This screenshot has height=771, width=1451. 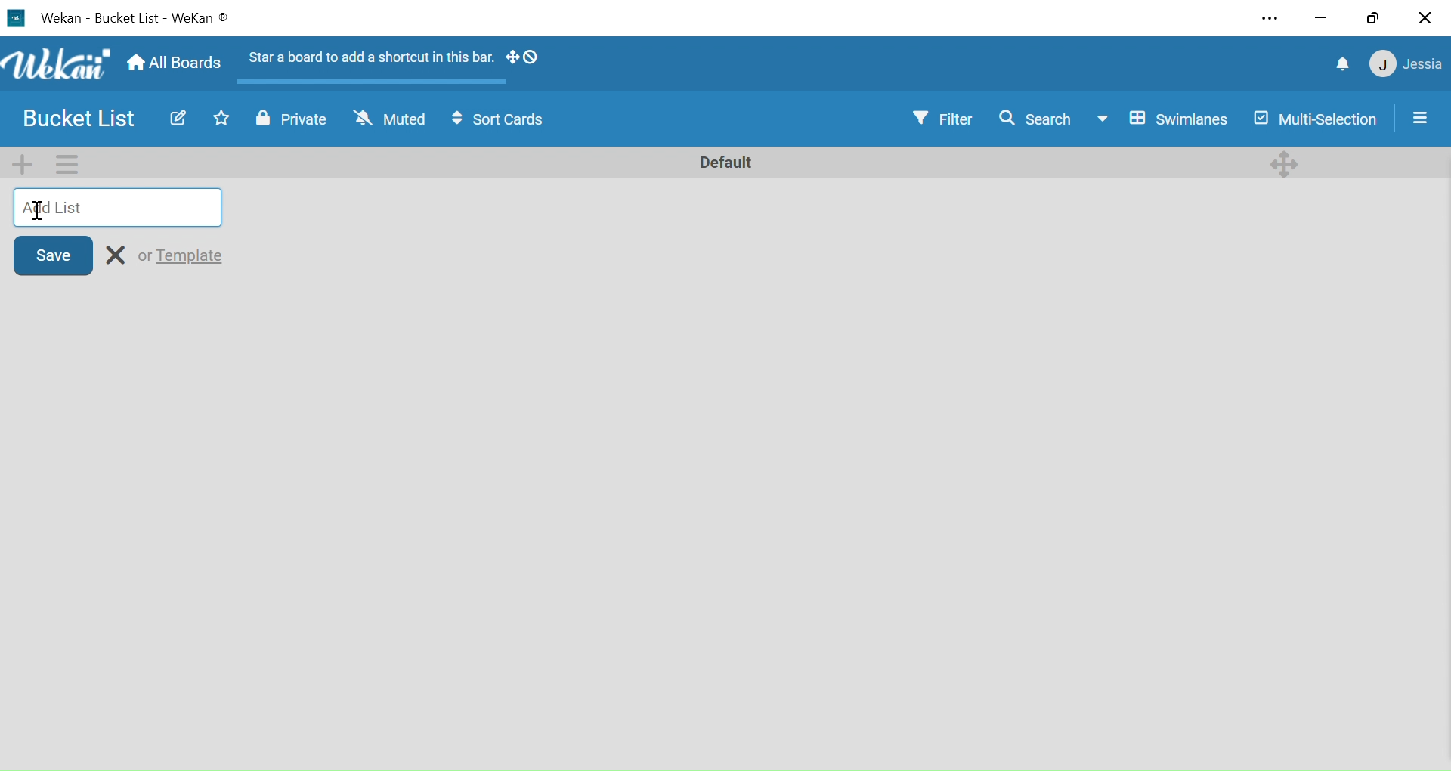 I want to click on Avatar, so click(x=1381, y=66).